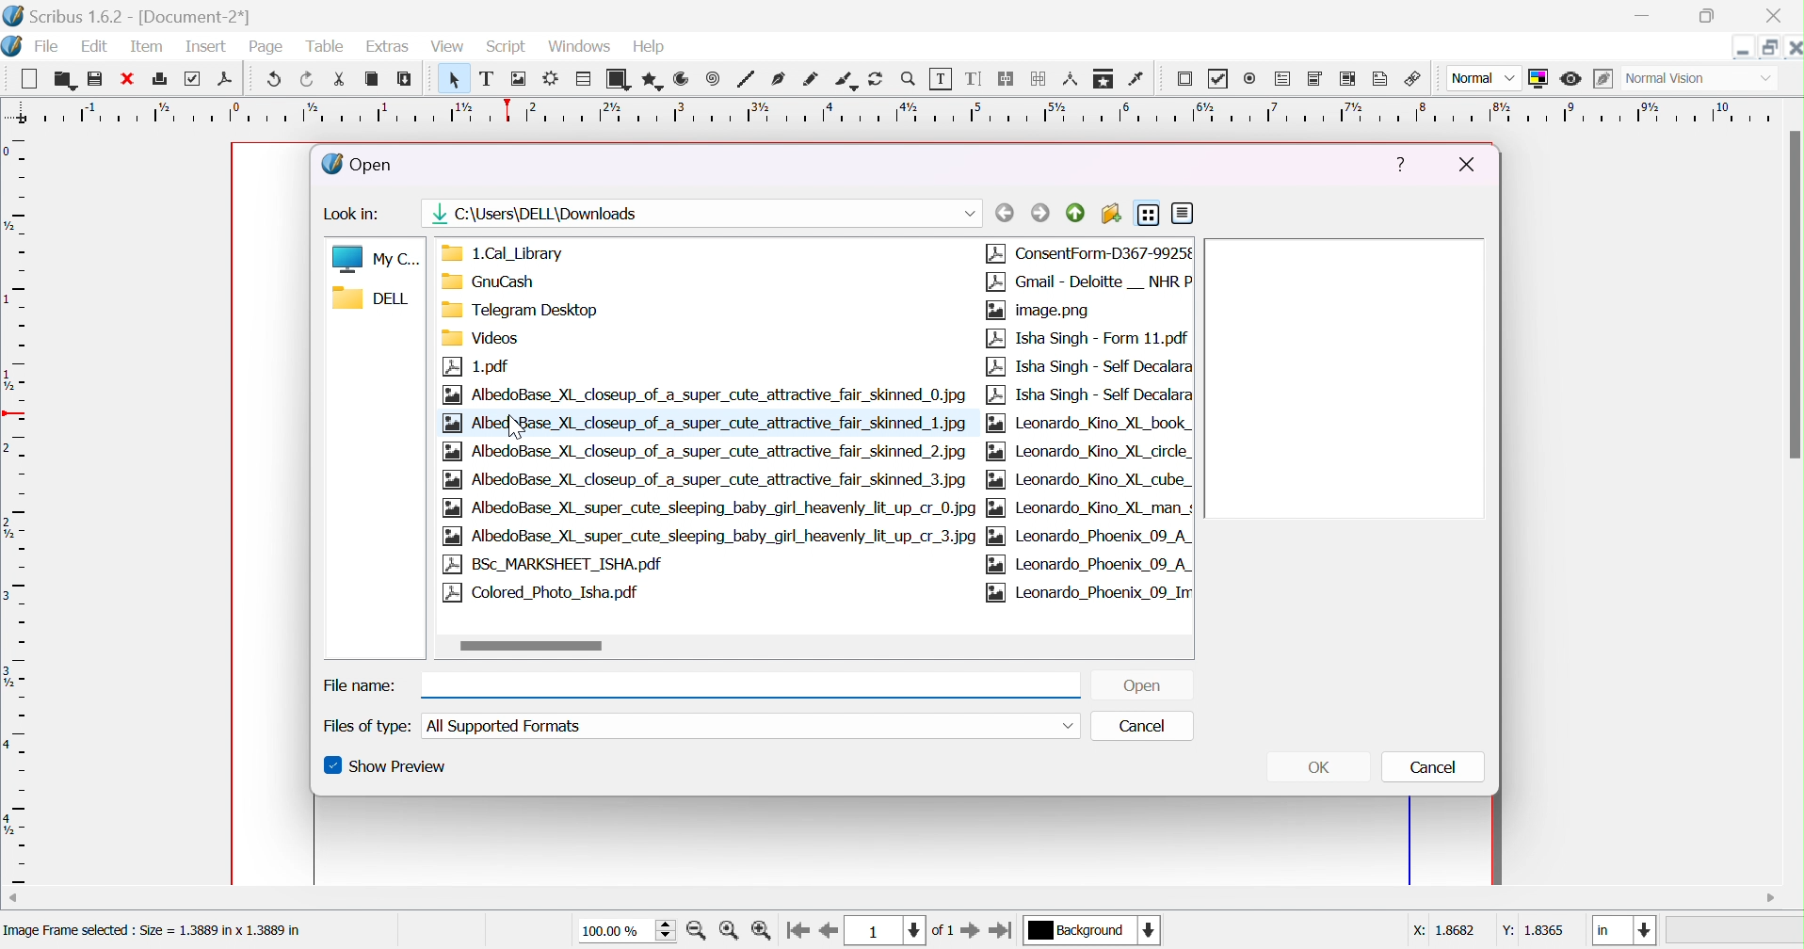  Describe the element at coordinates (328, 46) in the screenshot. I see `table` at that location.